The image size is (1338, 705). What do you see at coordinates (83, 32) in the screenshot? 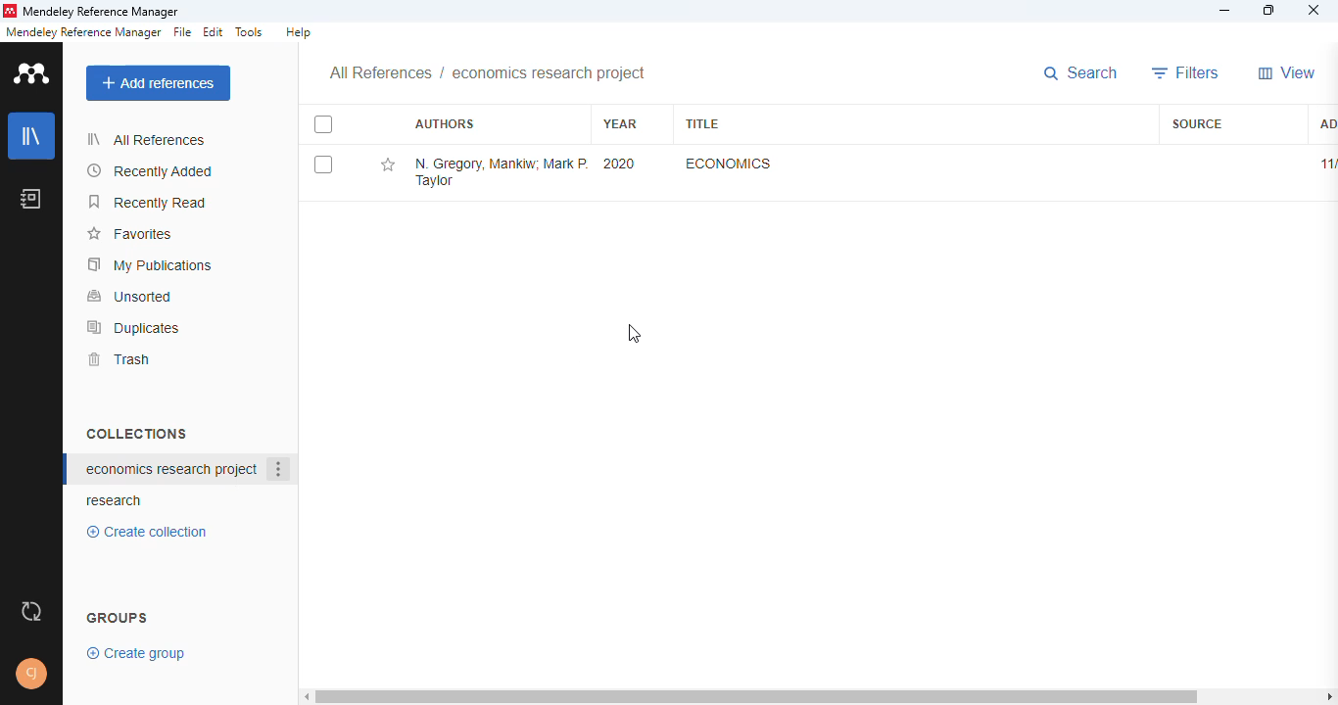
I see `mendeley reference manager` at bounding box center [83, 32].